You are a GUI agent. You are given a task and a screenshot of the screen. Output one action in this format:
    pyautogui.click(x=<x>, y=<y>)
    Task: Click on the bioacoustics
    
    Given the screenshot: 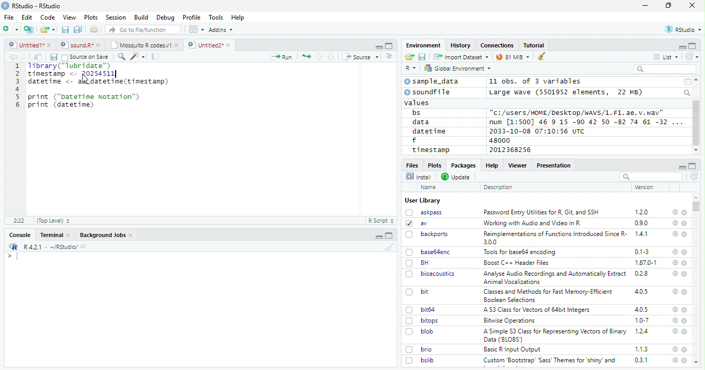 What is the action you would take?
    pyautogui.click(x=430, y=274)
    